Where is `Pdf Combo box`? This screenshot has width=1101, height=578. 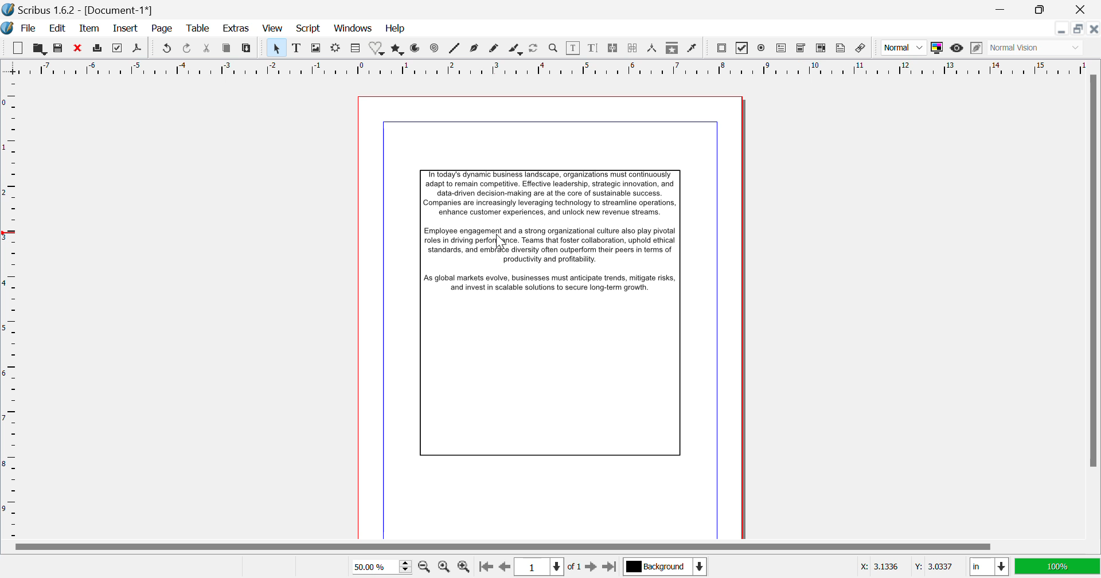 Pdf Combo box is located at coordinates (802, 46).